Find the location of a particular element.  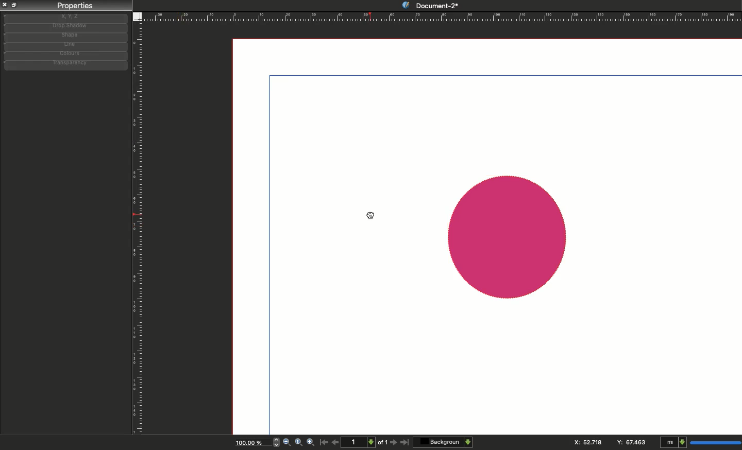

Zoom in is located at coordinates (311, 443).